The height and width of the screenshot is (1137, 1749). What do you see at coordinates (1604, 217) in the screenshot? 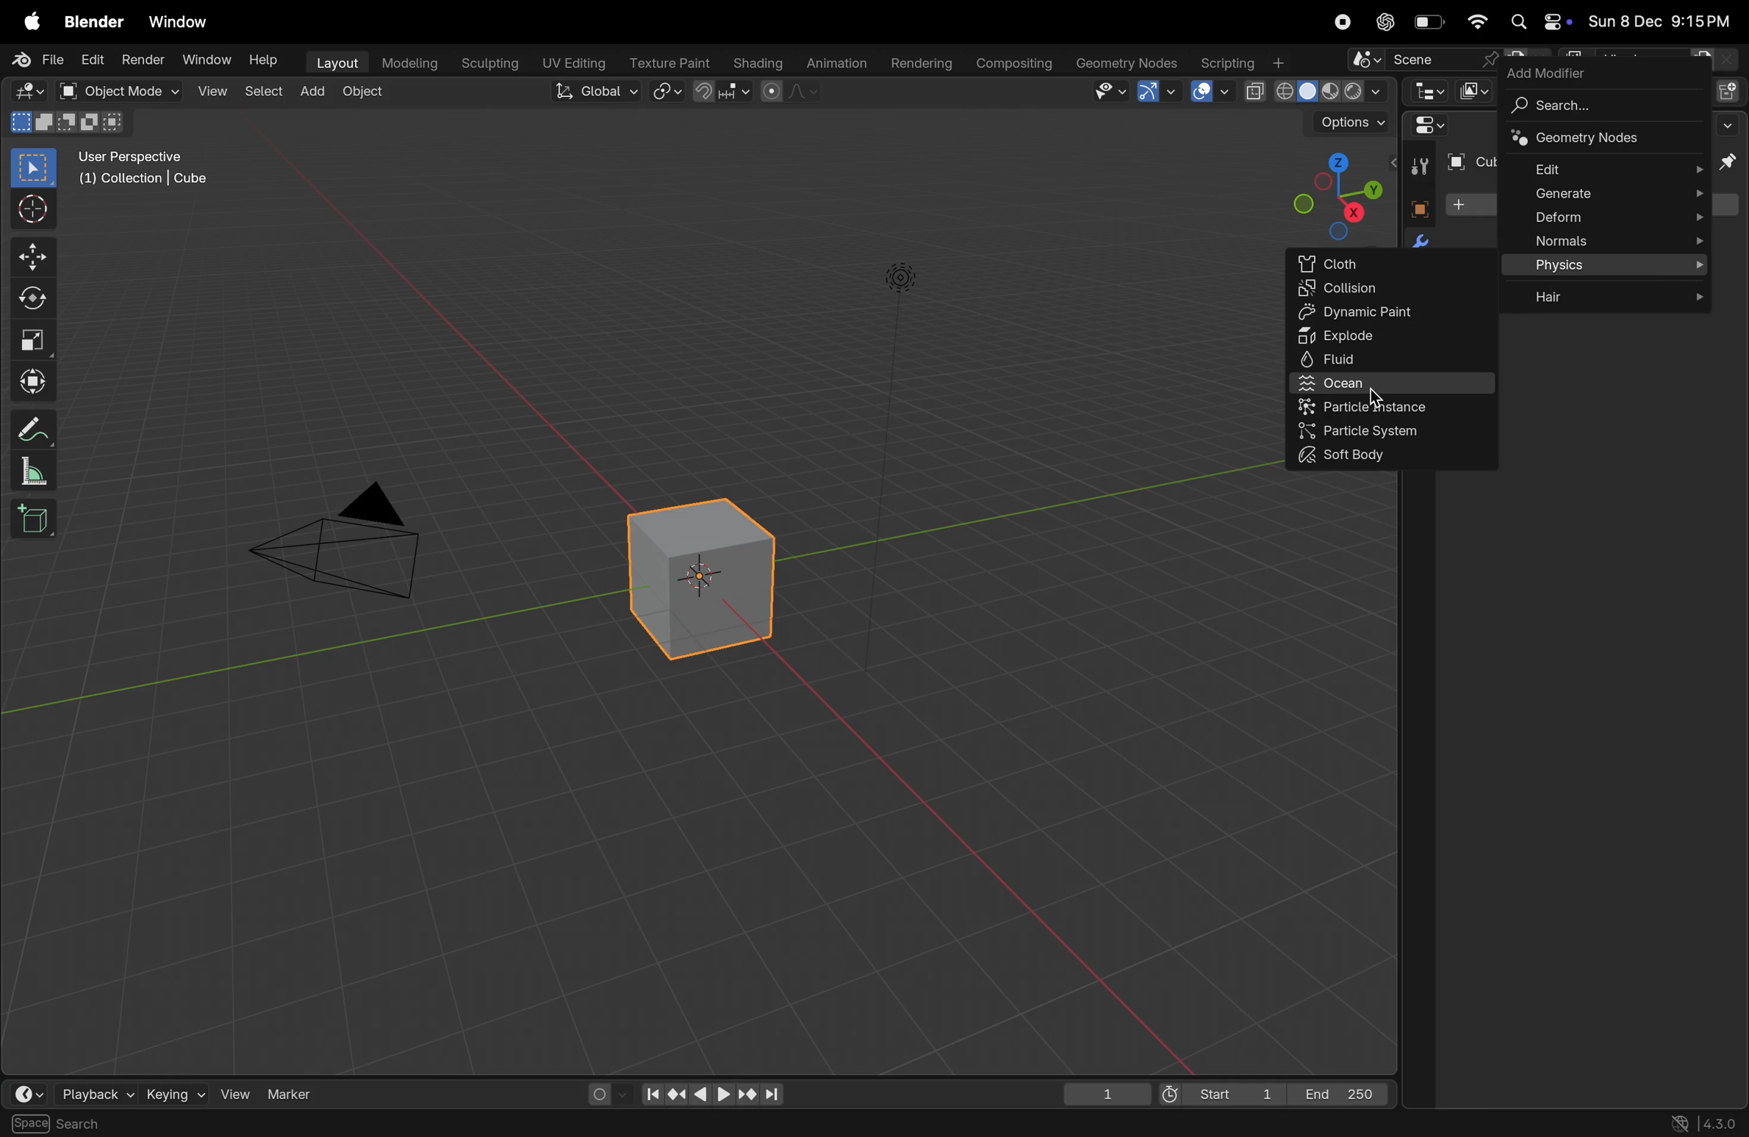
I see `Deform` at bounding box center [1604, 217].